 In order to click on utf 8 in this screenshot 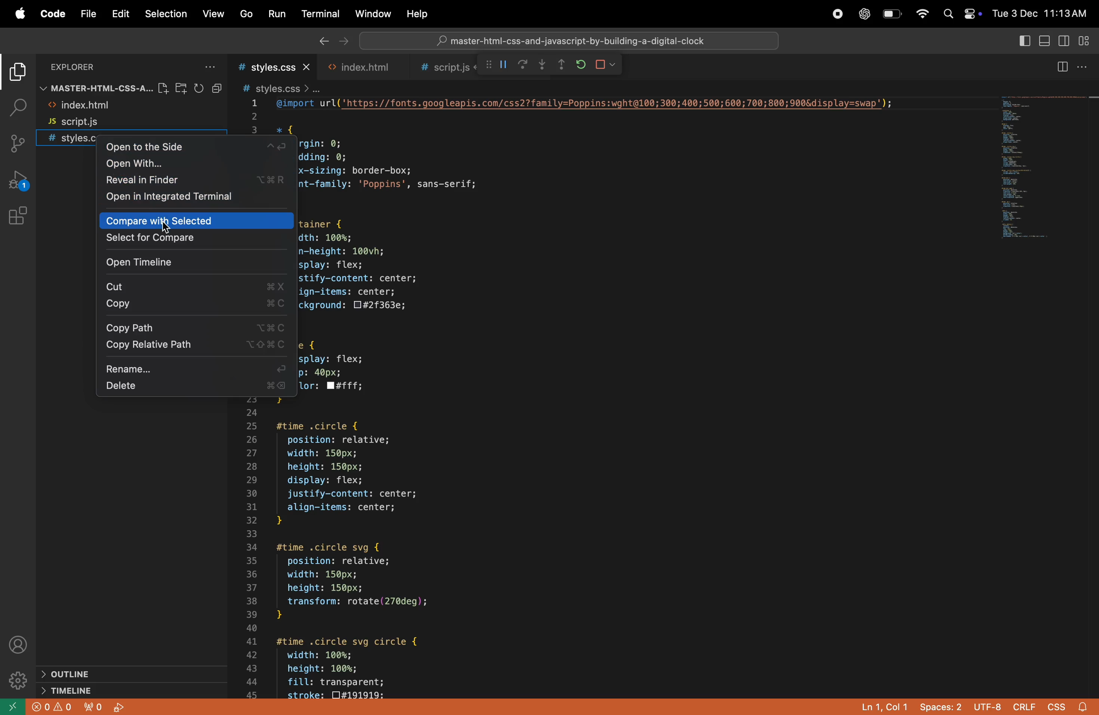, I will do `click(990, 707)`.